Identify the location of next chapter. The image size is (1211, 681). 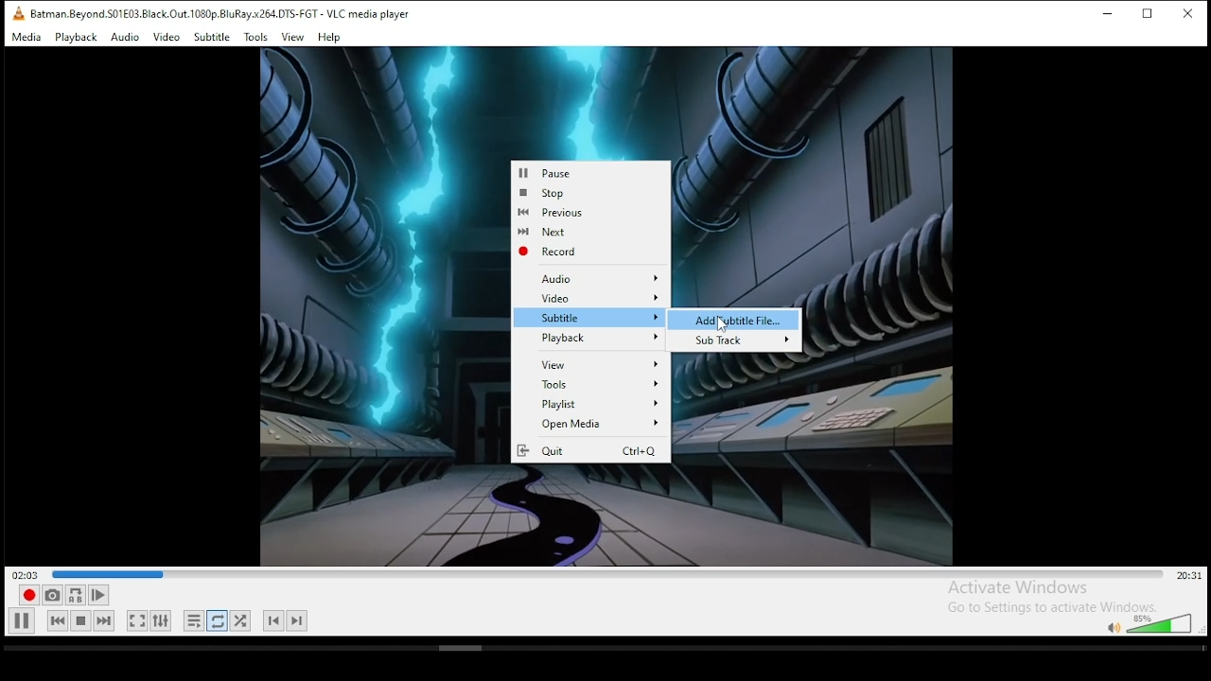
(298, 620).